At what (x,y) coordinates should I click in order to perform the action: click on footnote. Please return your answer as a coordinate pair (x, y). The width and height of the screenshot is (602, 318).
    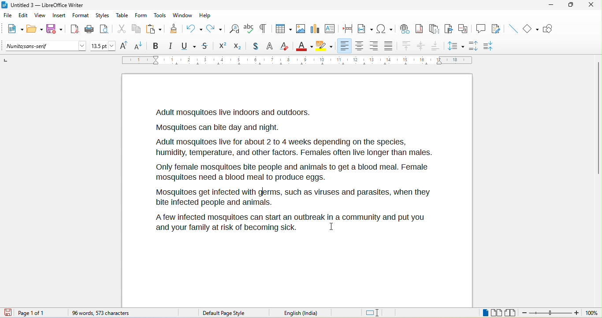
    Looking at the image, I should click on (421, 29).